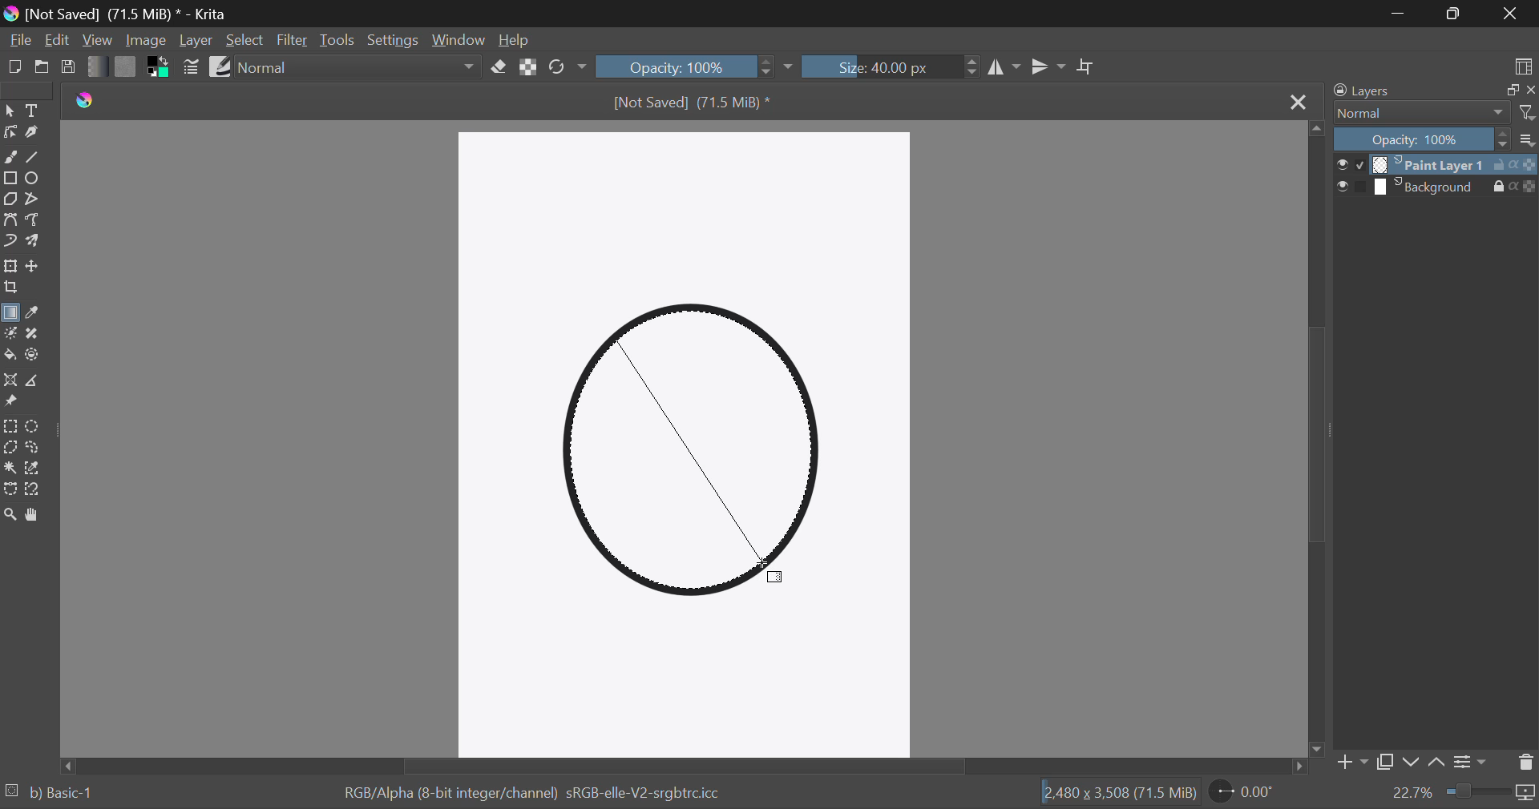 This screenshot has height=809, width=1539. Describe the element at coordinates (37, 312) in the screenshot. I see `Eyedropper` at that location.